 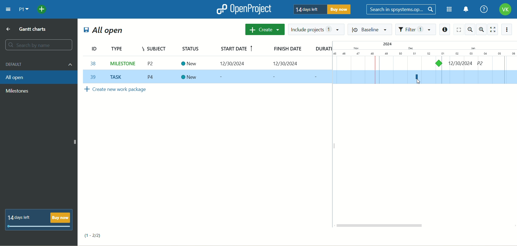 What do you see at coordinates (415, 29) in the screenshot?
I see `filter` at bounding box center [415, 29].